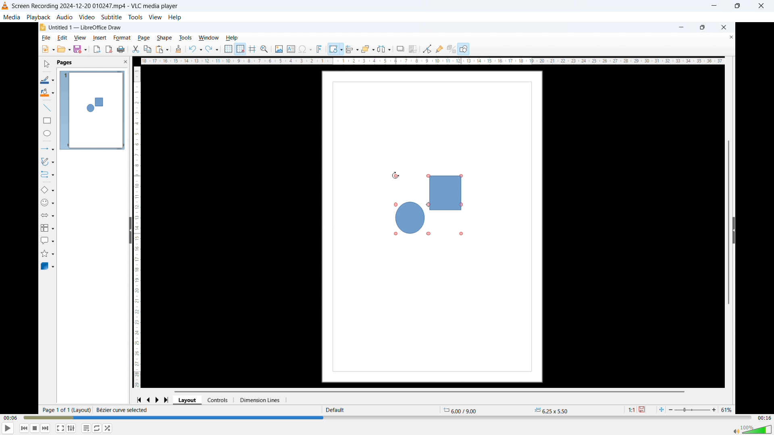 This screenshot has width=774, height=435. I want to click on random , so click(108, 428).